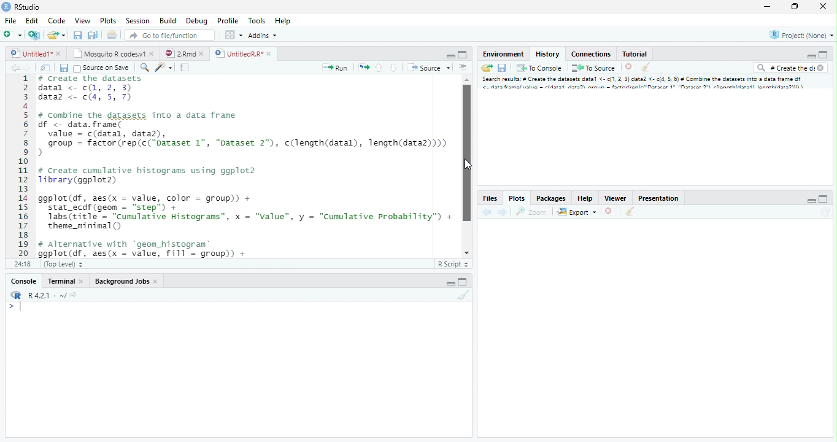  Describe the element at coordinates (101, 69) in the screenshot. I see `Source on Save` at that location.